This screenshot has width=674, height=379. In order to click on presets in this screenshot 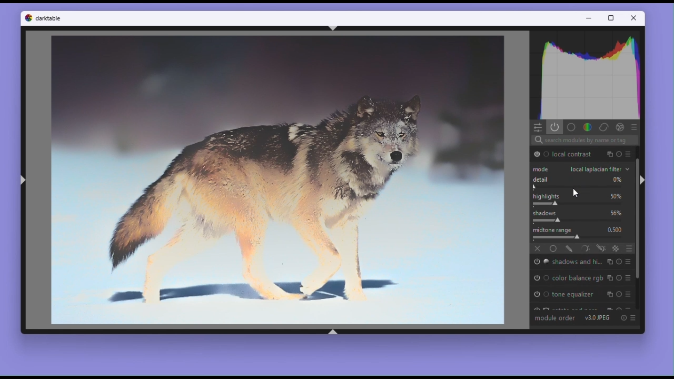, I will do `click(630, 262)`.